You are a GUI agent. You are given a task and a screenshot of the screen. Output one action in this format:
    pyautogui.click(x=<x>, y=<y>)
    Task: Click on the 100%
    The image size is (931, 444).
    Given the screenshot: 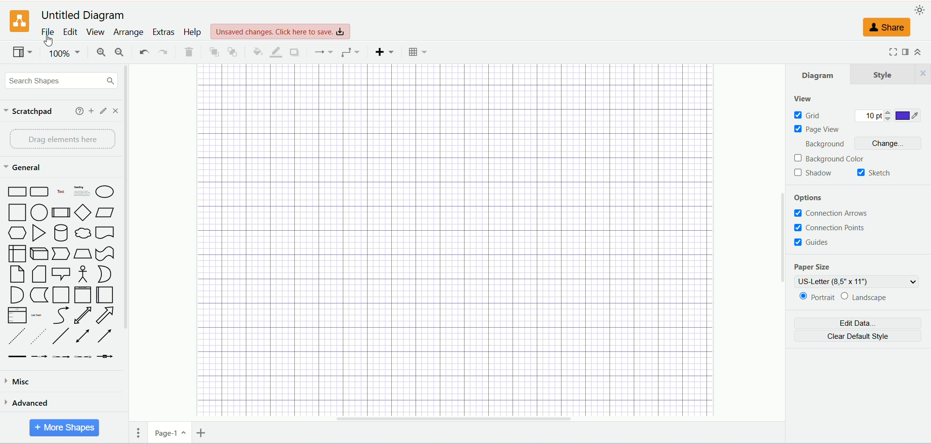 What is the action you would take?
    pyautogui.click(x=64, y=53)
    